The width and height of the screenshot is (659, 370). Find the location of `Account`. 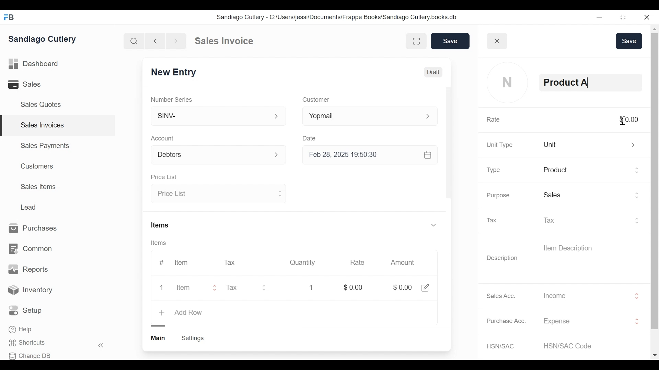

Account is located at coordinates (163, 138).